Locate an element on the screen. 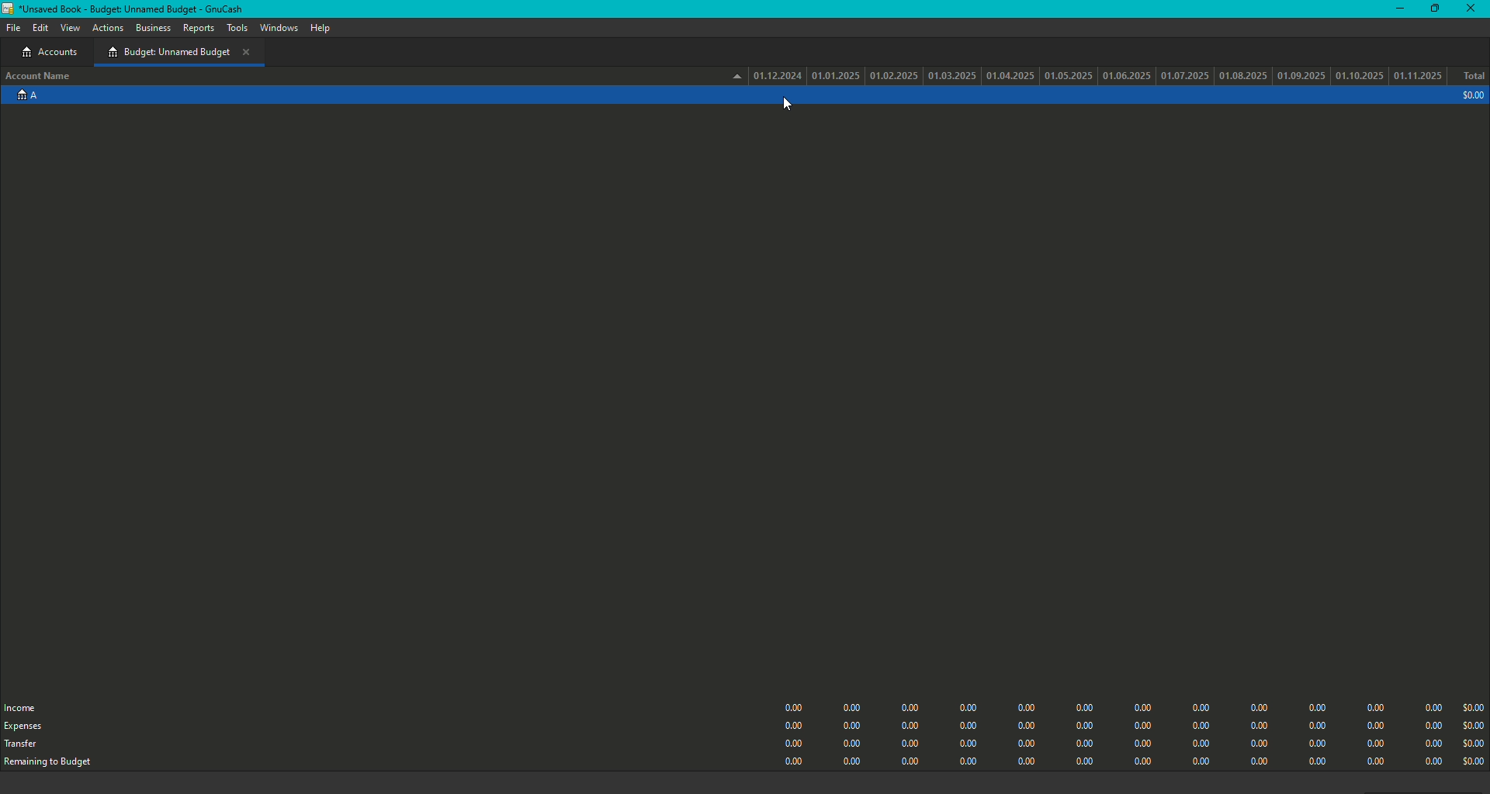 Image resolution: width=1490 pixels, height=794 pixels. Windows is located at coordinates (279, 29).